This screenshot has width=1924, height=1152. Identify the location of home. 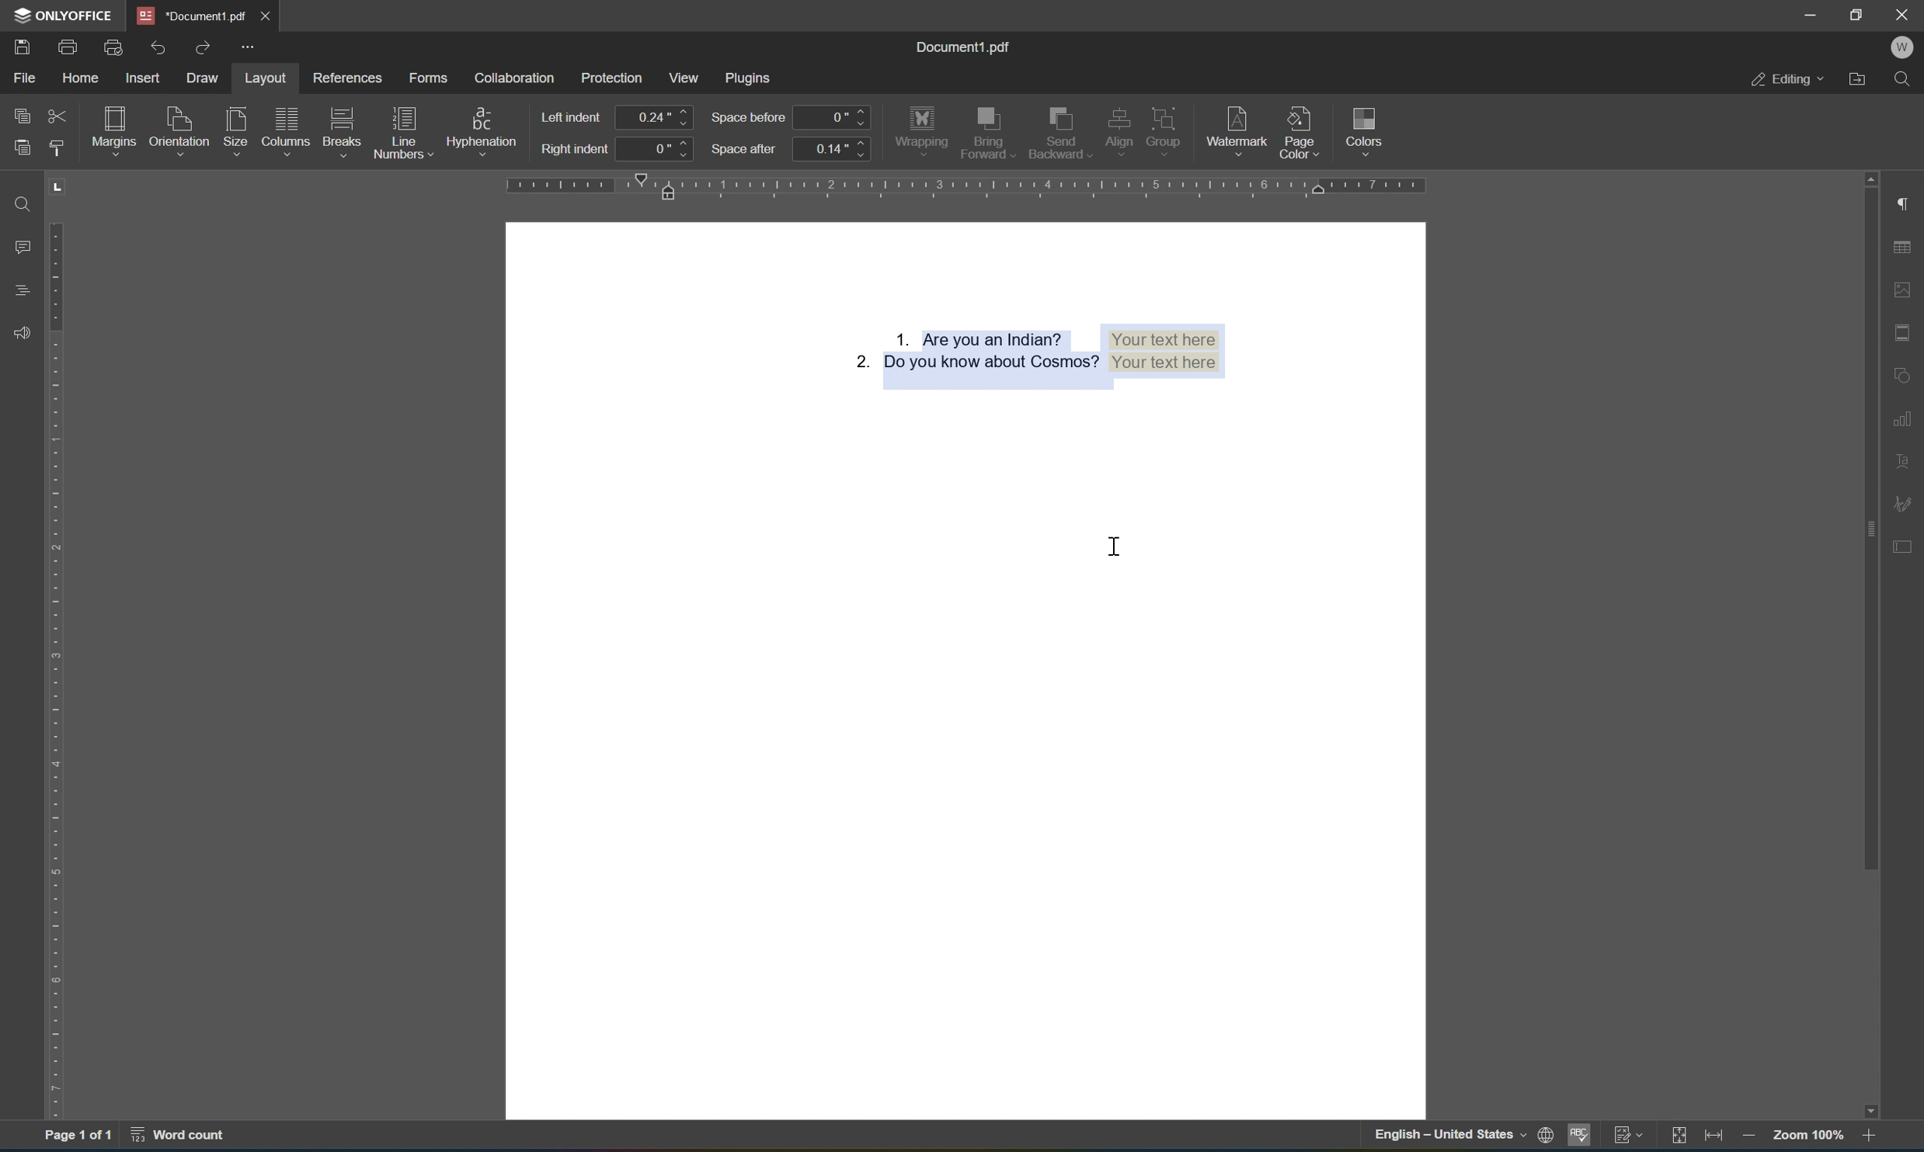
(82, 78).